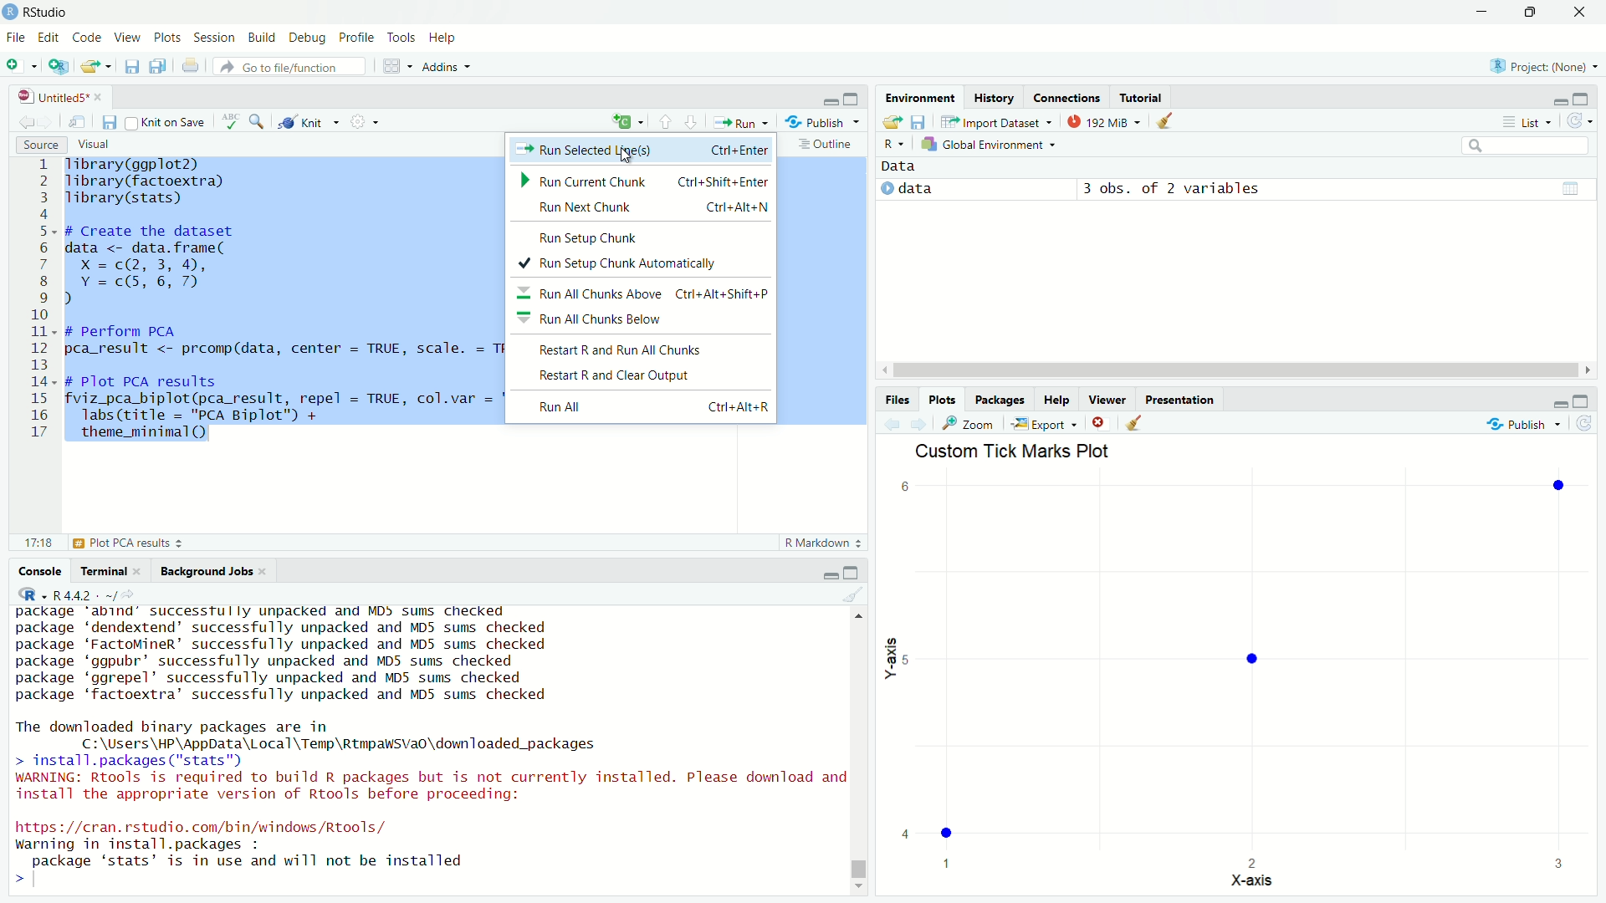 Image resolution: width=1606 pixels, height=903 pixels. I want to click on R language version - 4.4.2, so click(90, 594).